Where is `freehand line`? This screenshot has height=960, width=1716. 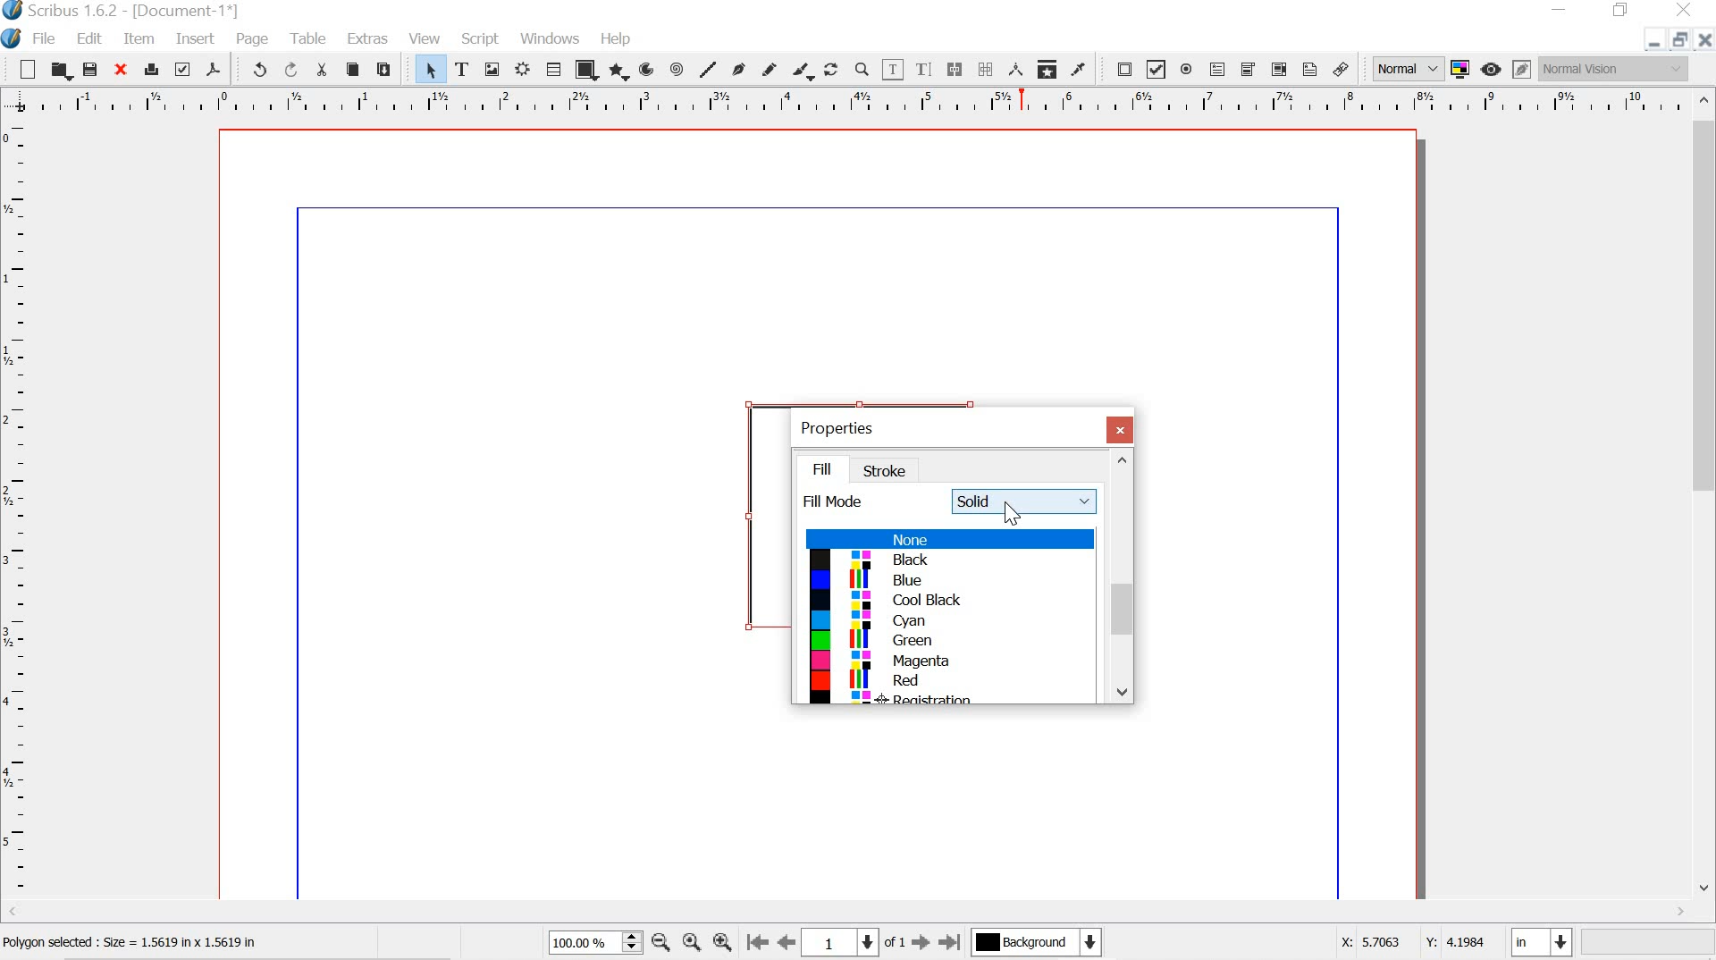 freehand line is located at coordinates (769, 68).